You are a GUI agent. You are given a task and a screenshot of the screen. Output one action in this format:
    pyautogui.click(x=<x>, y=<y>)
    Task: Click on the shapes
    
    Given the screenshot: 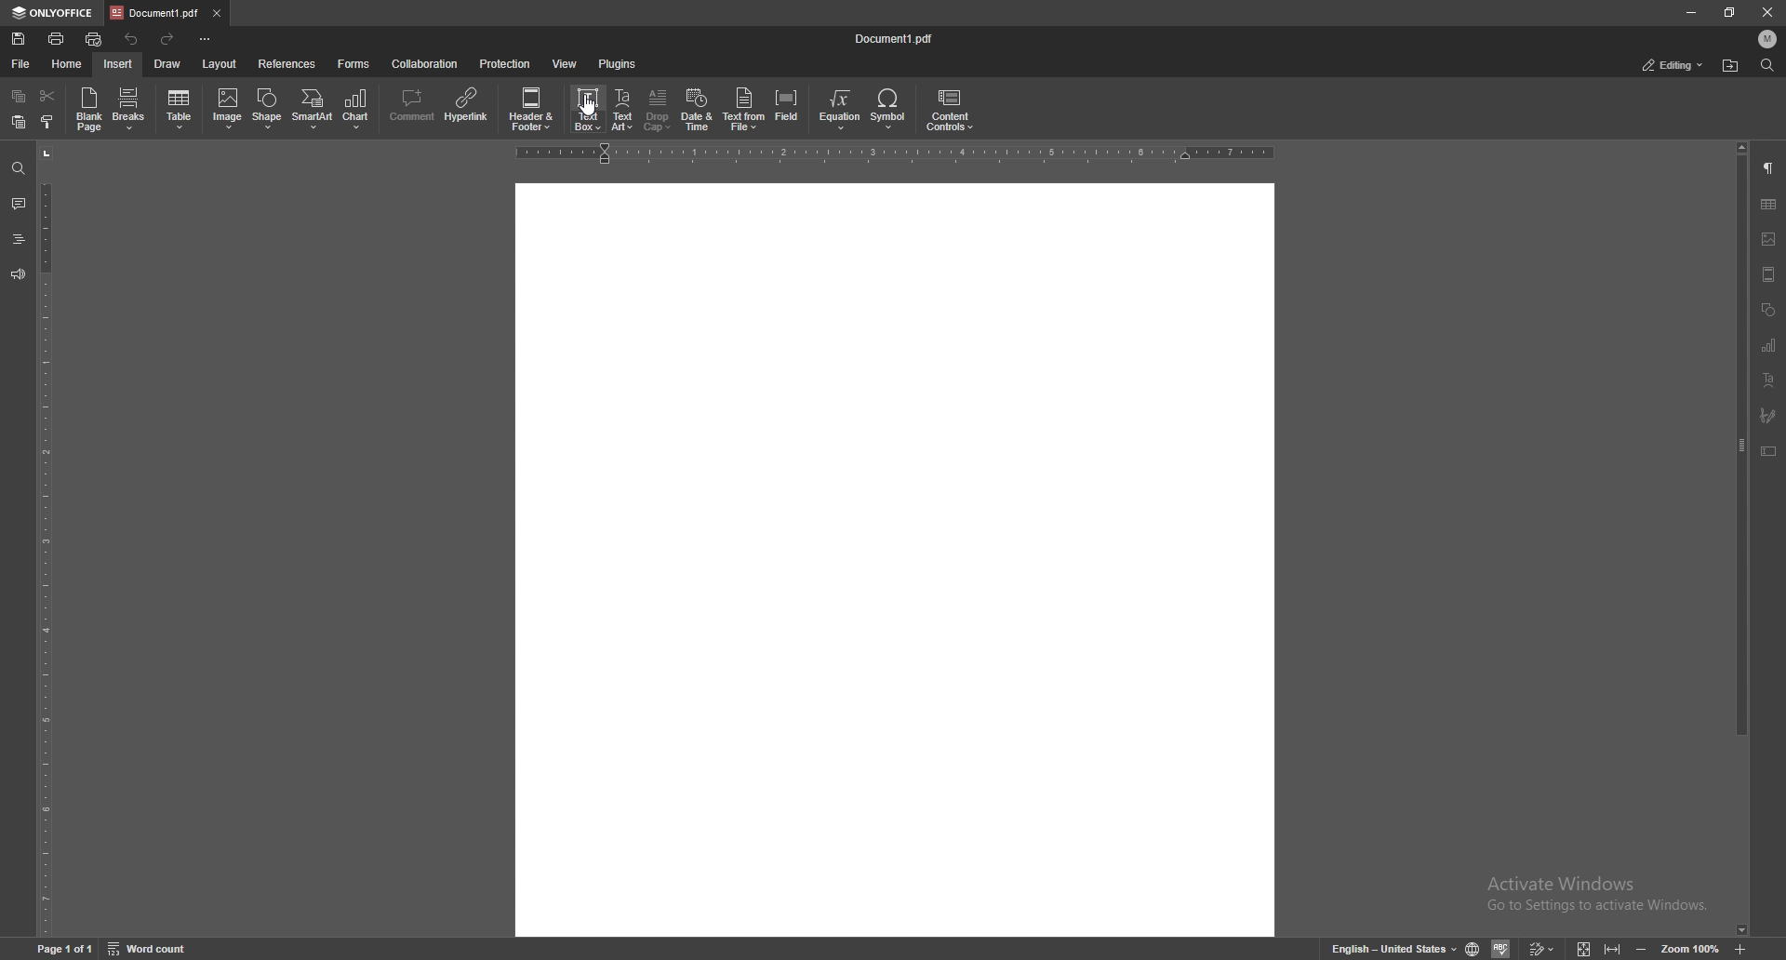 What is the action you would take?
    pyautogui.click(x=1768, y=310)
    